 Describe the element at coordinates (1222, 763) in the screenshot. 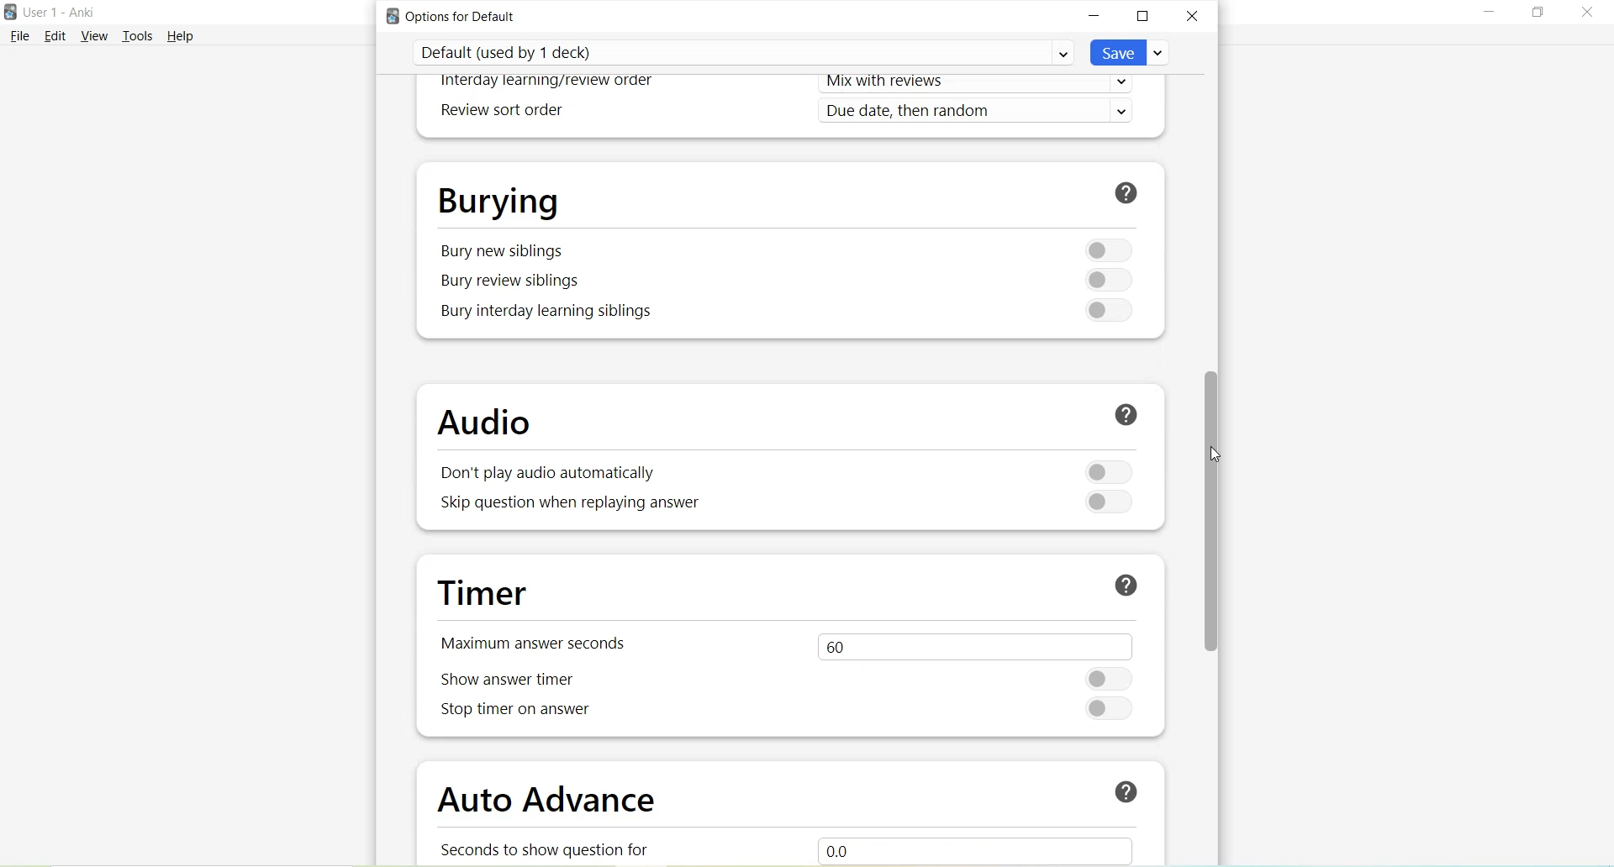

I see `Scroll` at that location.